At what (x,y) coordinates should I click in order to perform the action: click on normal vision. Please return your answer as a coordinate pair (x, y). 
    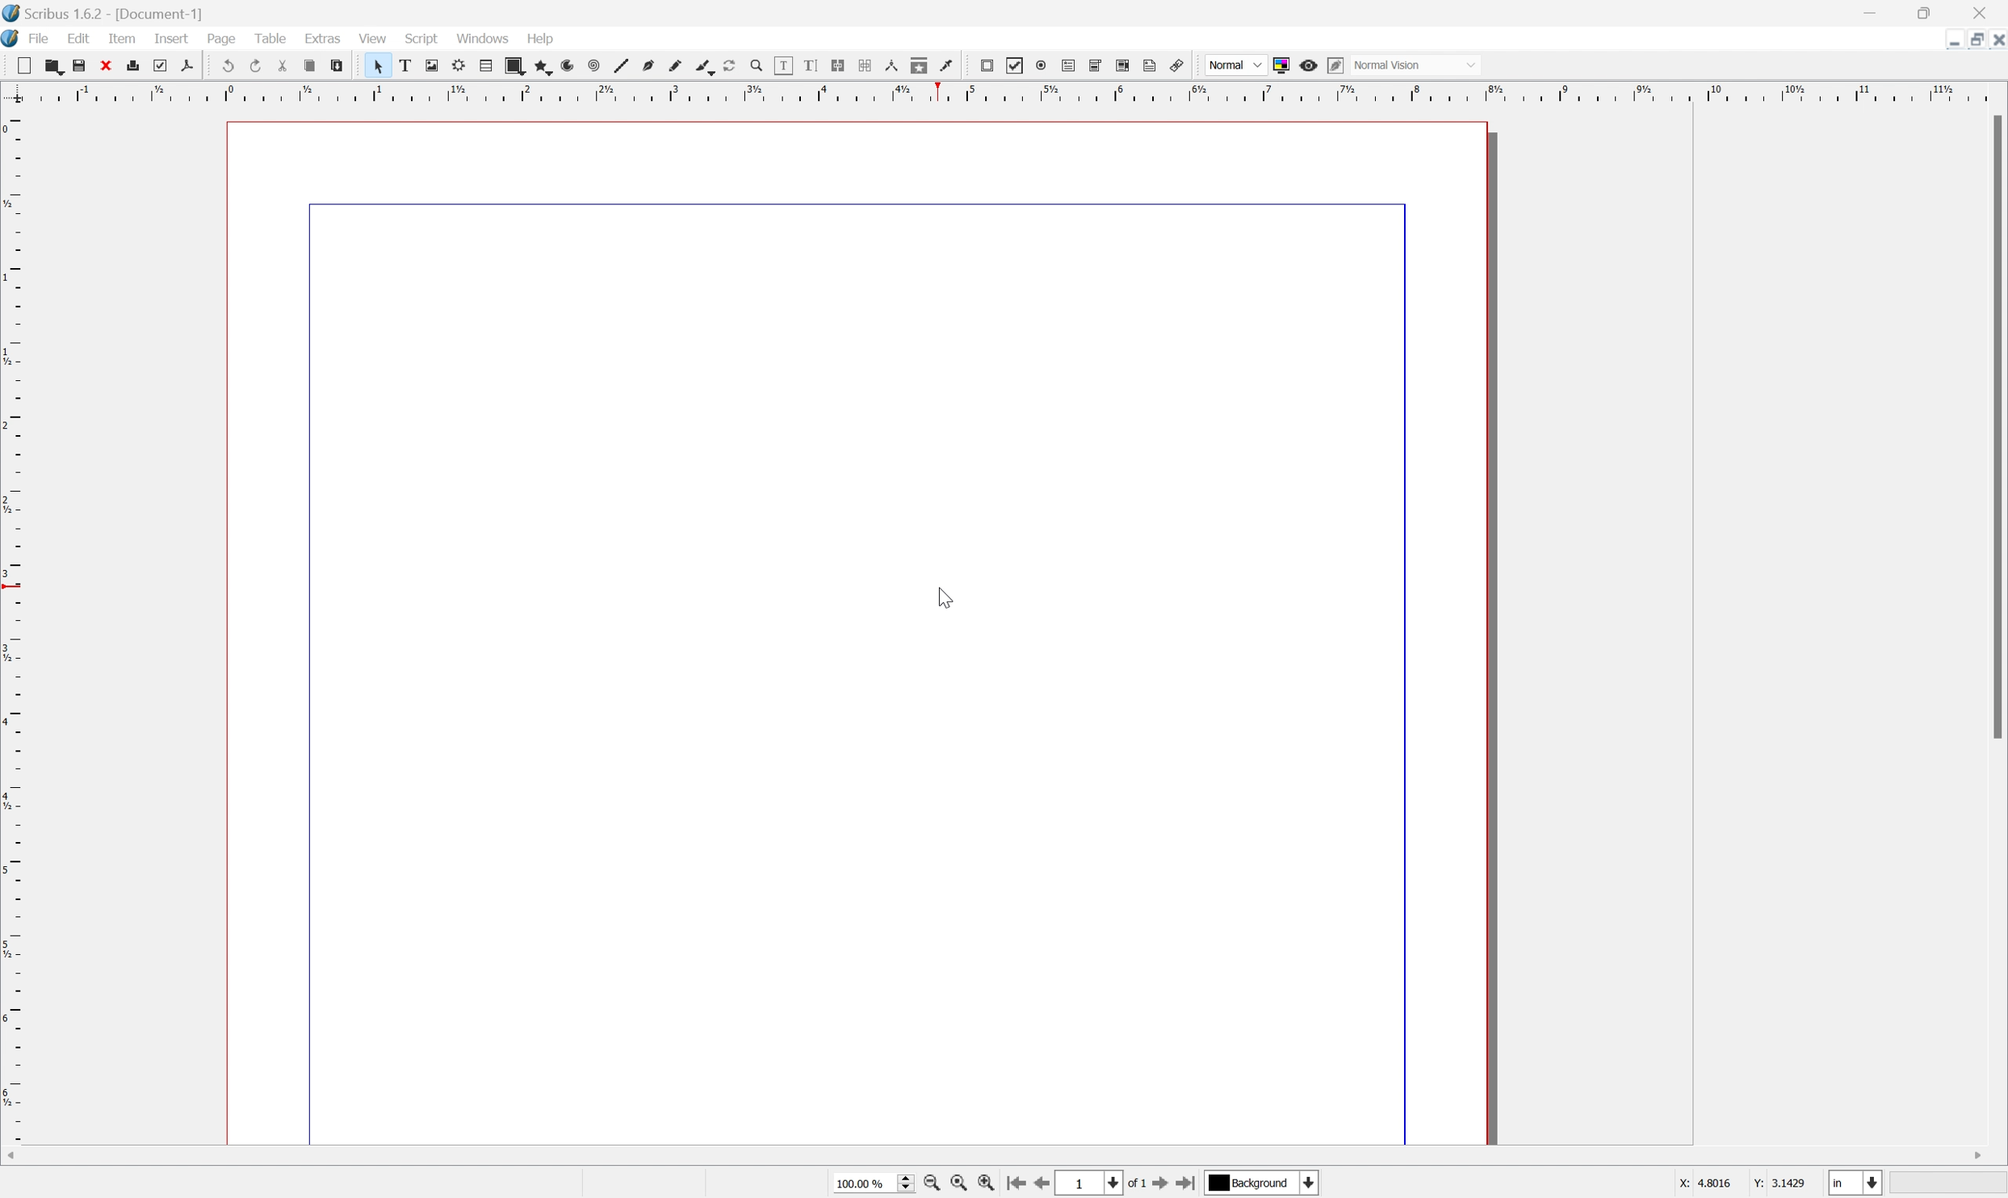
    Looking at the image, I should click on (1415, 65).